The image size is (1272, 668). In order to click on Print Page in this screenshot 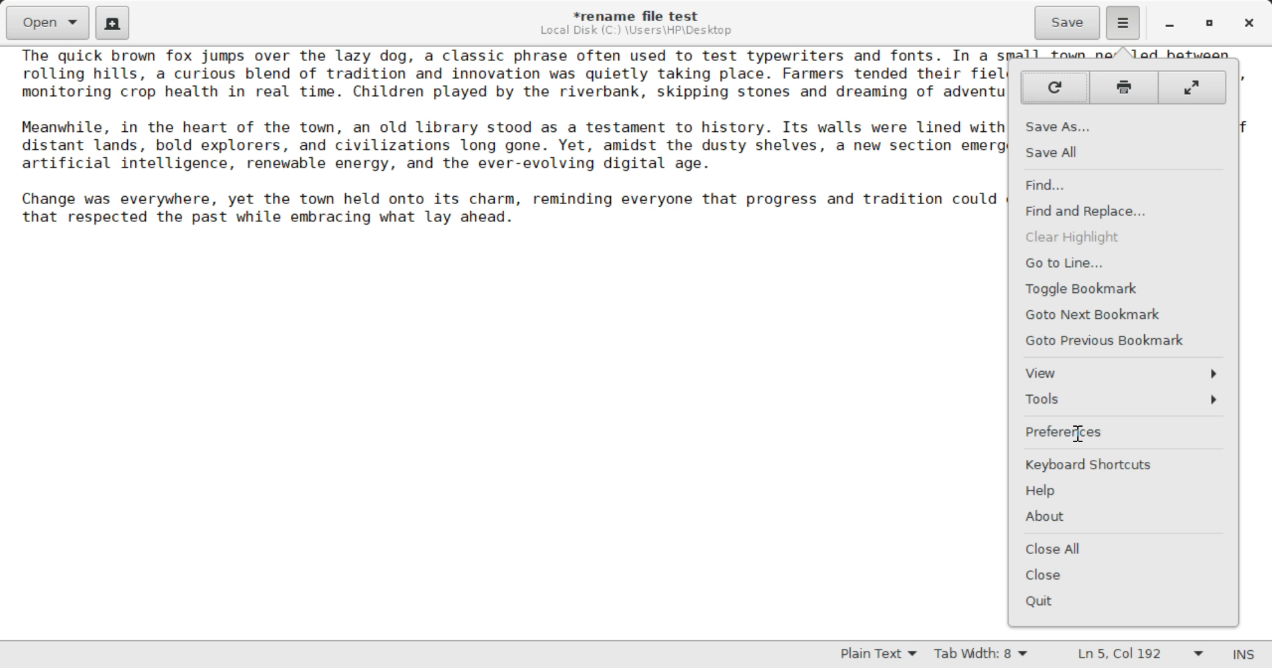, I will do `click(1125, 86)`.